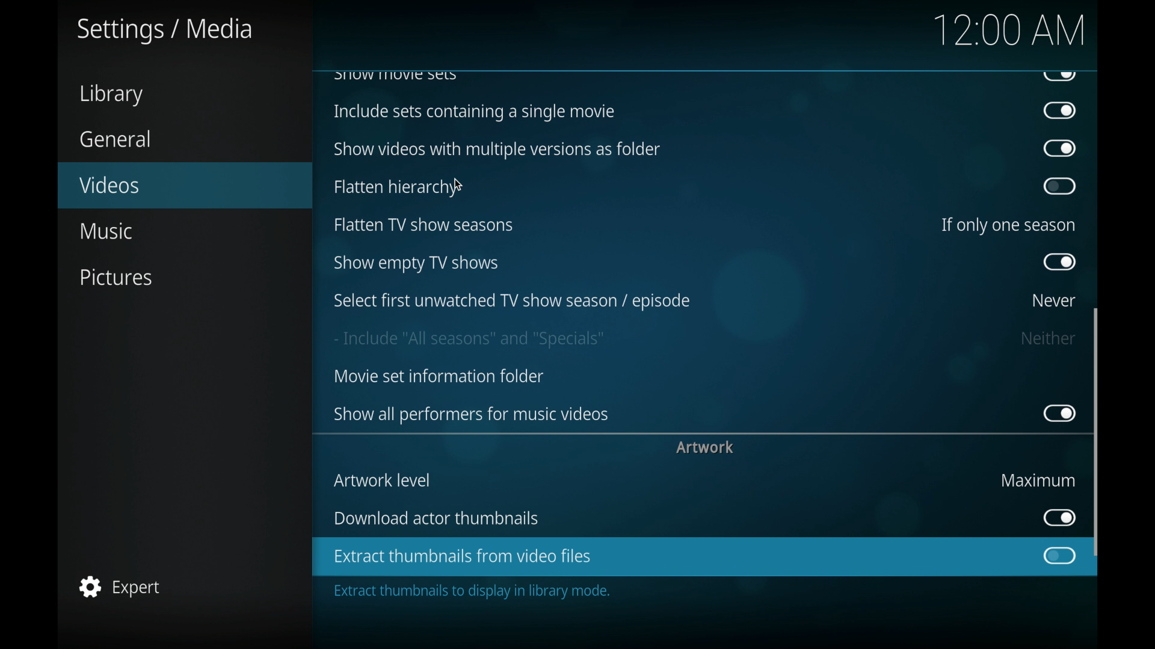 This screenshot has width=1155, height=649. What do you see at coordinates (105, 231) in the screenshot?
I see `music` at bounding box center [105, 231].